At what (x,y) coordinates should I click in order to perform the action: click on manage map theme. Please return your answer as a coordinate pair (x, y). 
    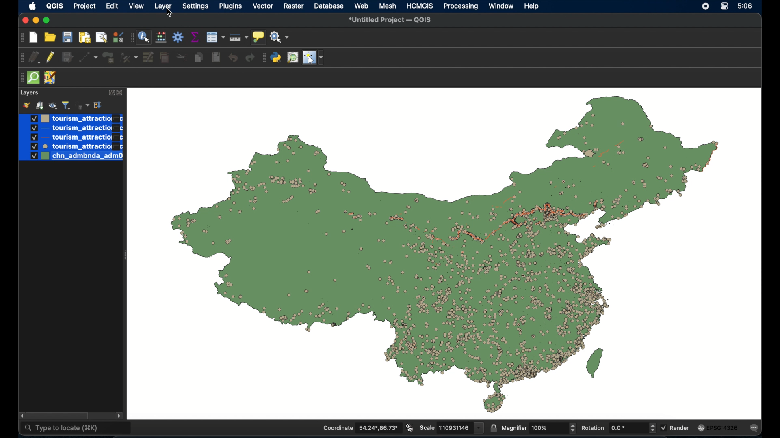
    Looking at the image, I should click on (52, 105).